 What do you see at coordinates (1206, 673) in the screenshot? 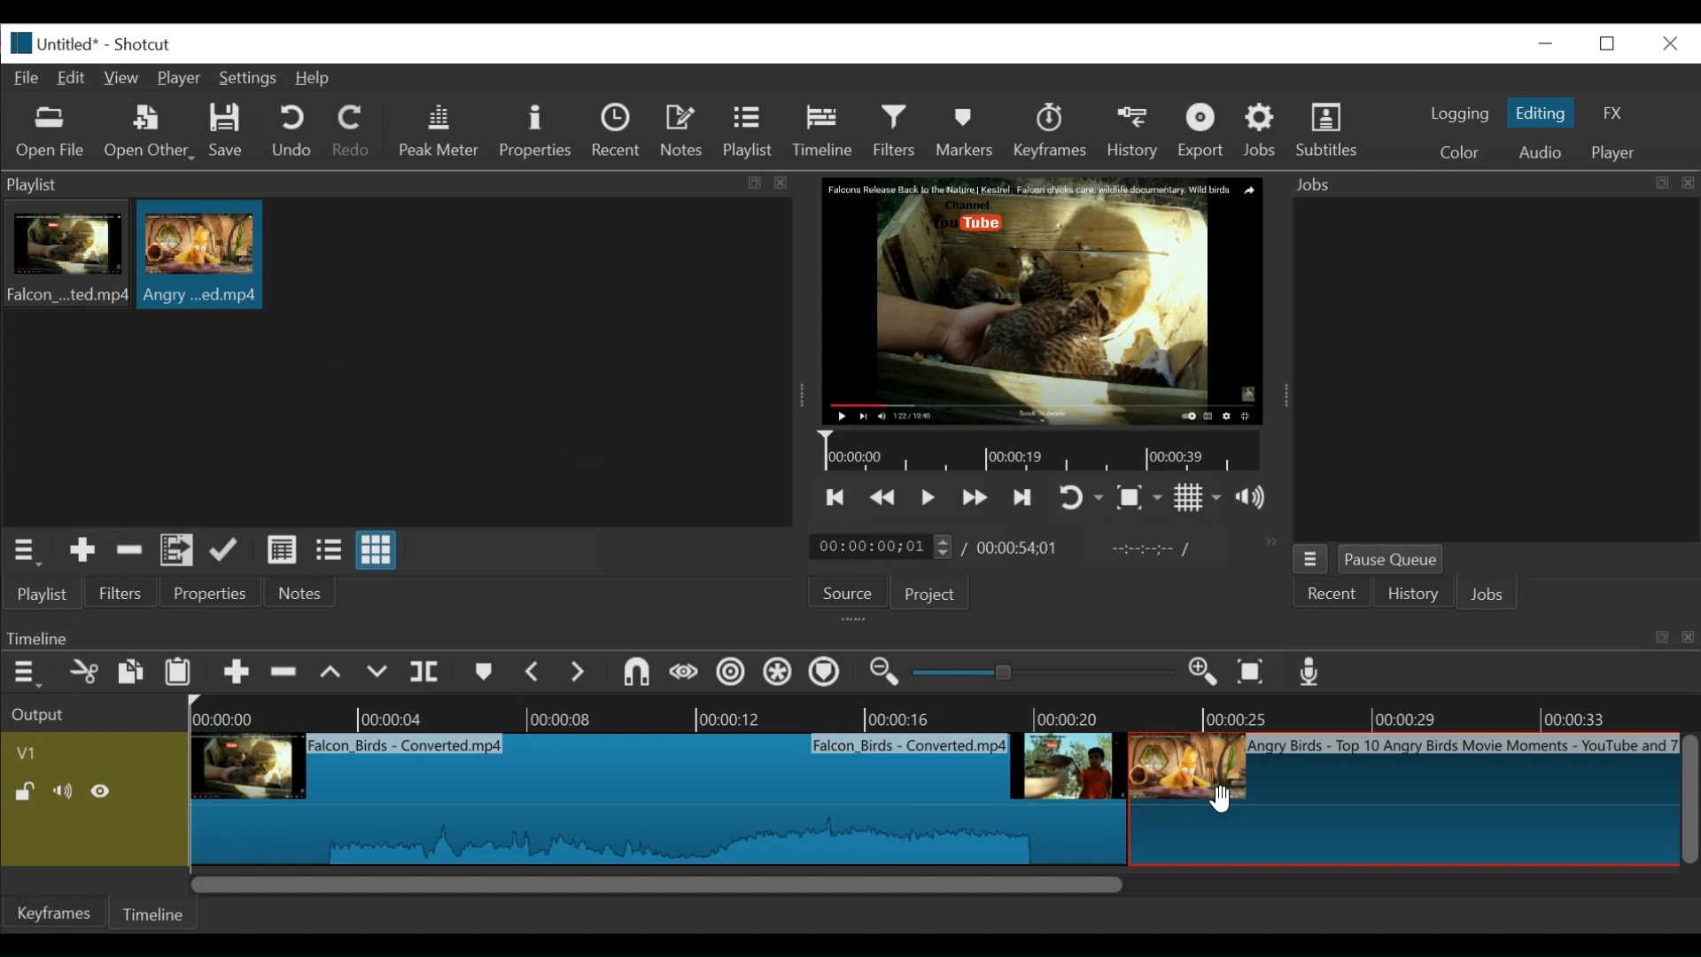
I see `Zoom in` at bounding box center [1206, 673].